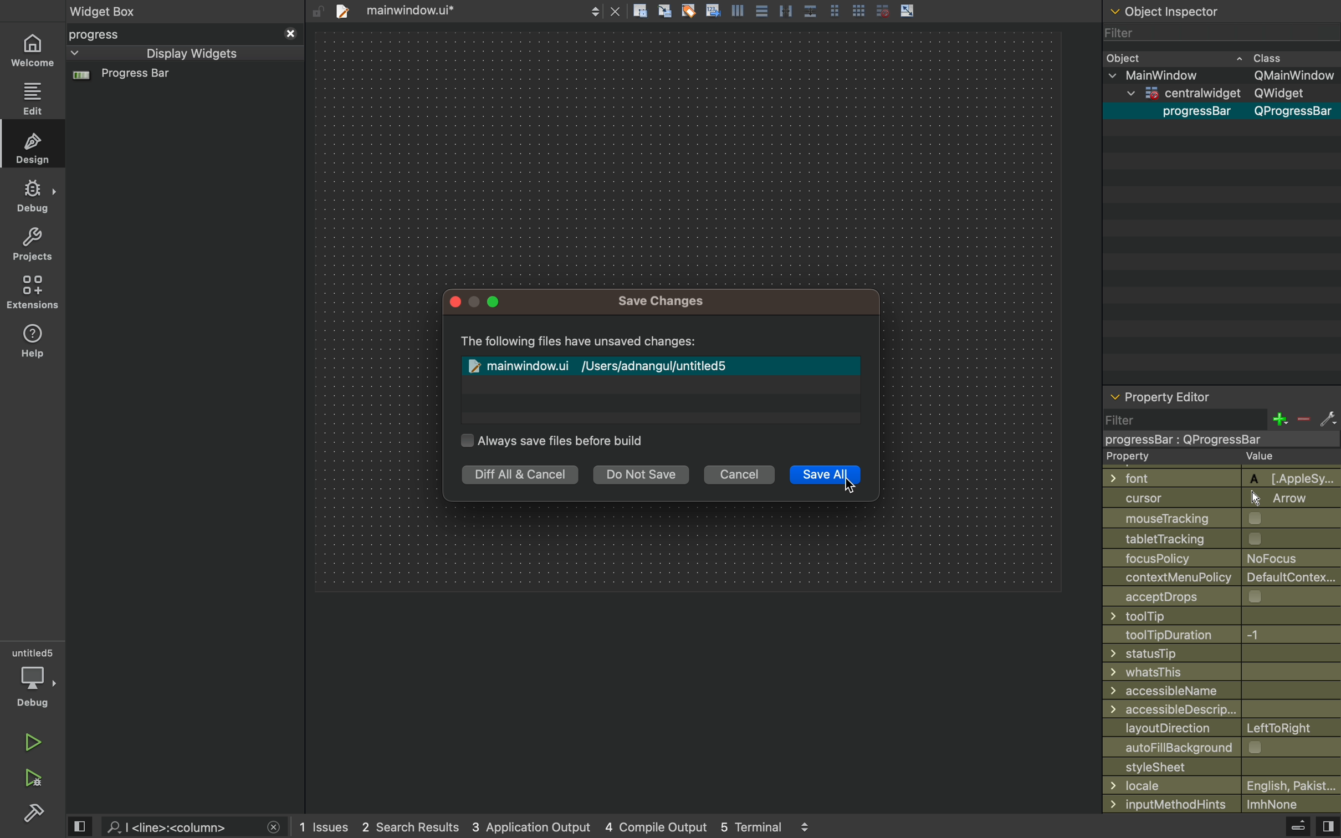 The height and width of the screenshot is (838, 1341). What do you see at coordinates (32, 52) in the screenshot?
I see `home` at bounding box center [32, 52].